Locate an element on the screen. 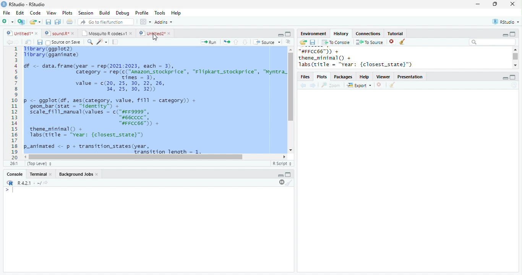 This screenshot has width=522, height=275. History is located at coordinates (341, 34).